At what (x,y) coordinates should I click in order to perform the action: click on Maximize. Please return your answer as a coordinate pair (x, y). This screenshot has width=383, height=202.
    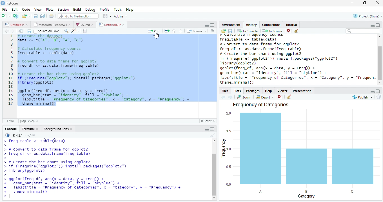
    Looking at the image, I should click on (213, 130).